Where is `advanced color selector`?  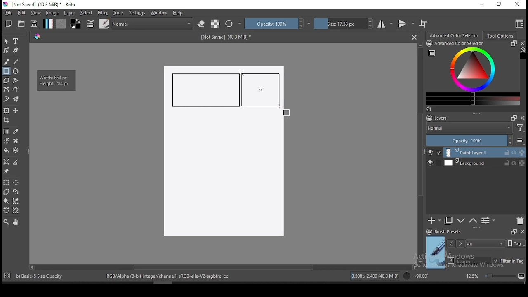 advanced color selector is located at coordinates (471, 73).